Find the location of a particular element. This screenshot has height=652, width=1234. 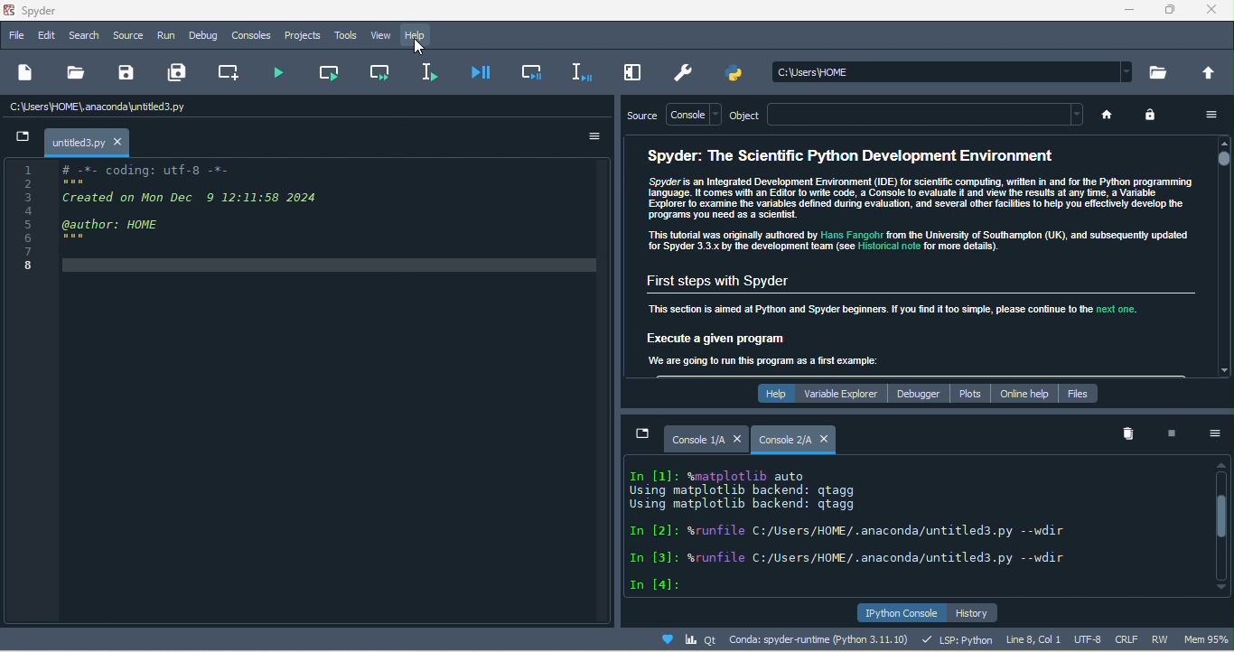

pythonpath manager is located at coordinates (737, 75).